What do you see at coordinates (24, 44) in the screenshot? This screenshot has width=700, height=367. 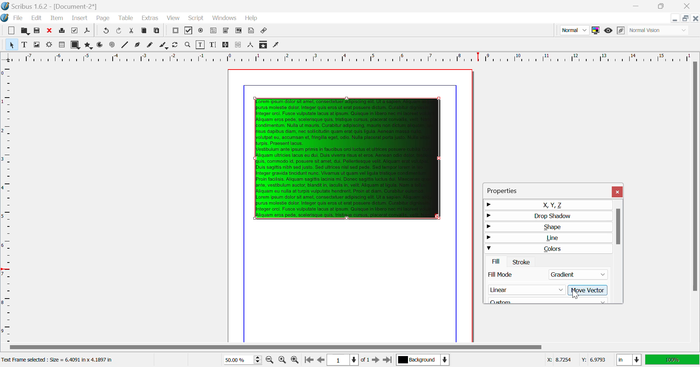 I see `Text Frame` at bounding box center [24, 44].